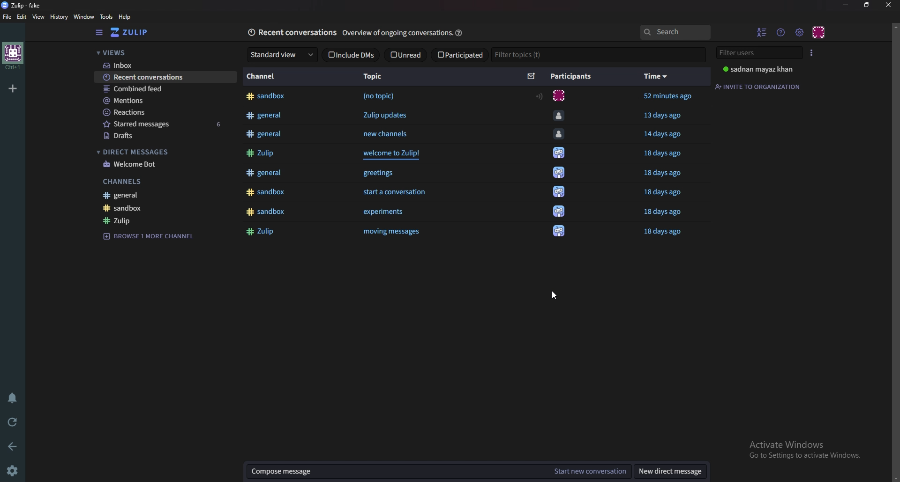 Image resolution: width=900 pixels, height=482 pixels. I want to click on Help menu, so click(780, 33).